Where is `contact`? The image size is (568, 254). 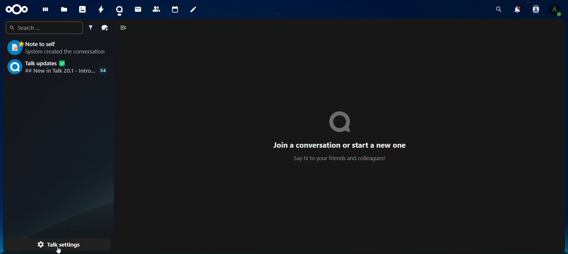
contact is located at coordinates (121, 9).